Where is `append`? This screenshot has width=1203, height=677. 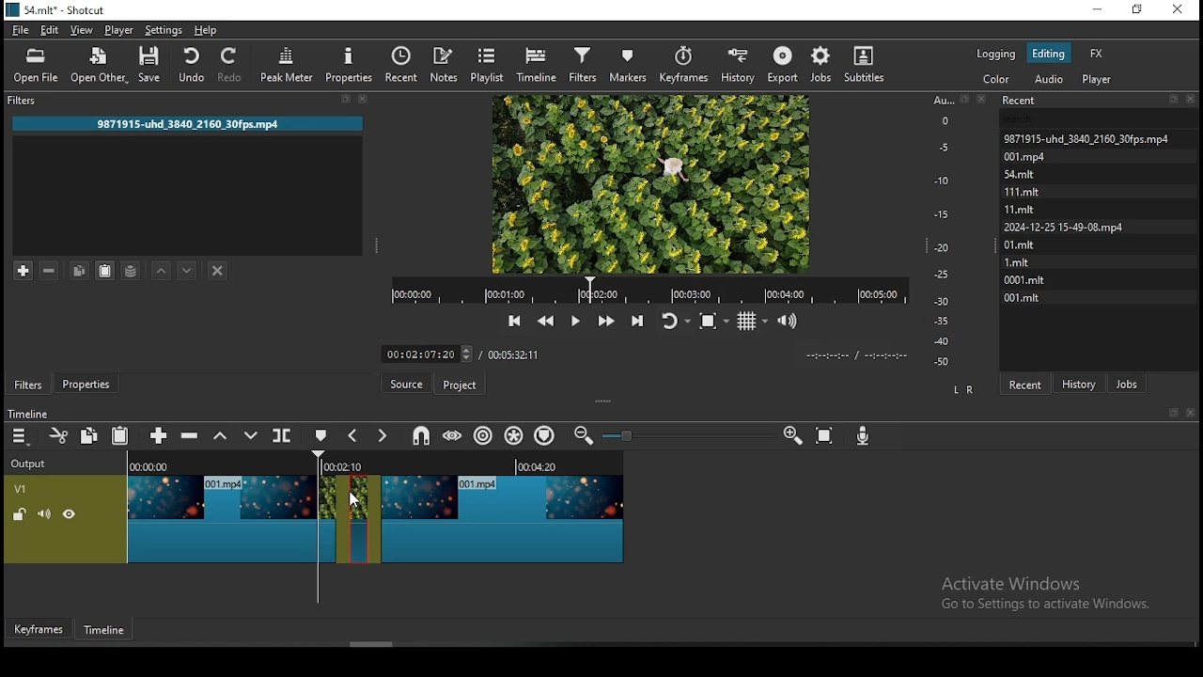
append is located at coordinates (159, 435).